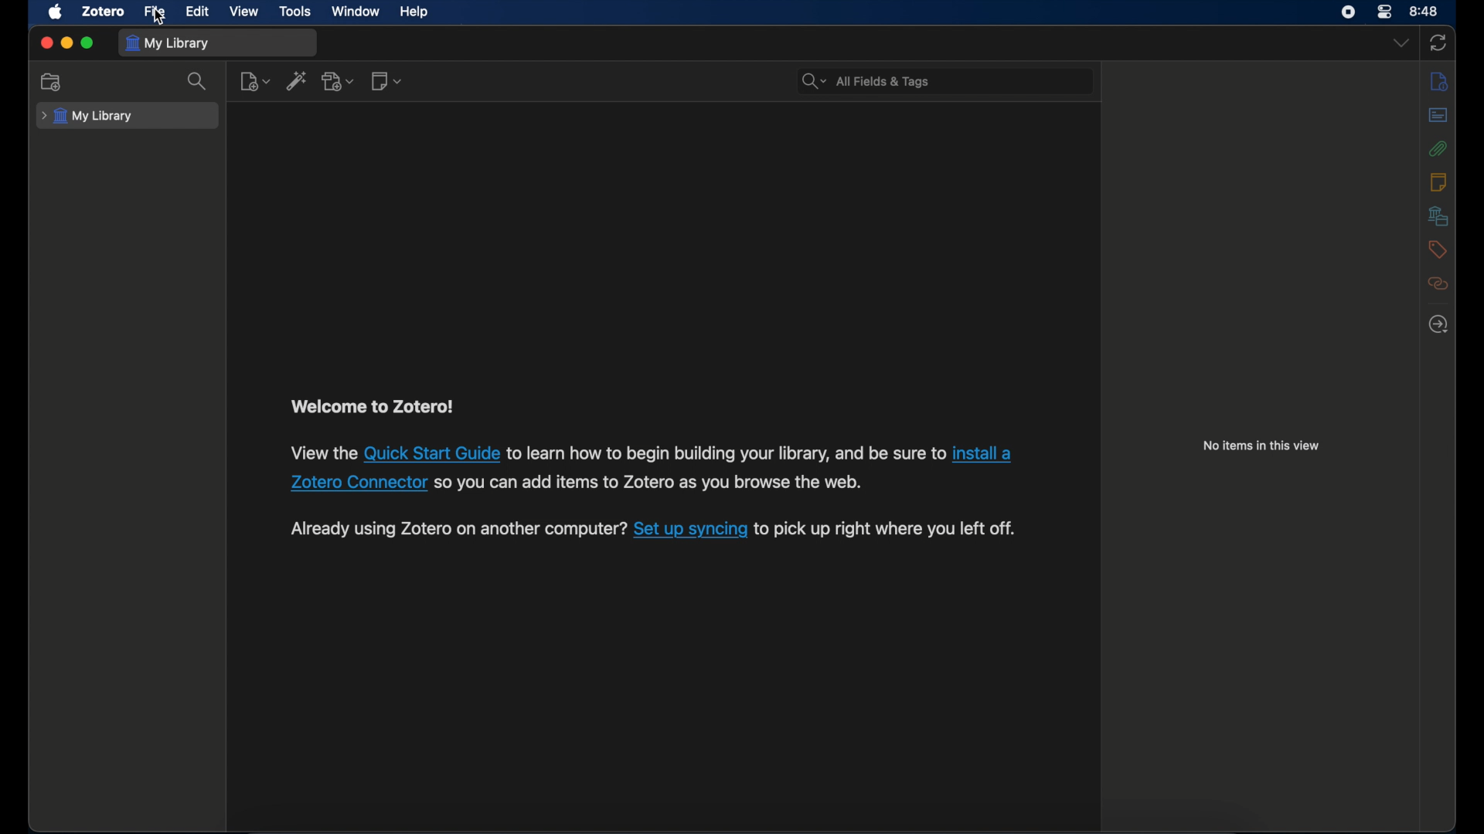 The height and width of the screenshot is (834, 1484). I want to click on software information, so click(886, 531).